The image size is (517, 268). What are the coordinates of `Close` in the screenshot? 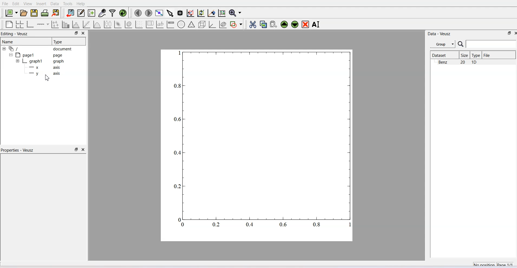 It's located at (83, 150).